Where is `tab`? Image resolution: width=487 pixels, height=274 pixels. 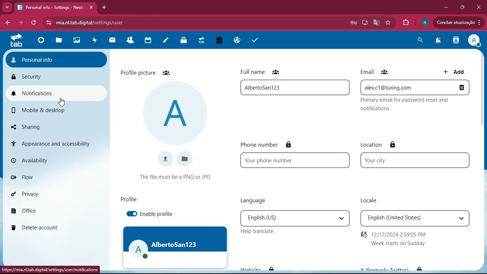 tab is located at coordinates (200, 40).